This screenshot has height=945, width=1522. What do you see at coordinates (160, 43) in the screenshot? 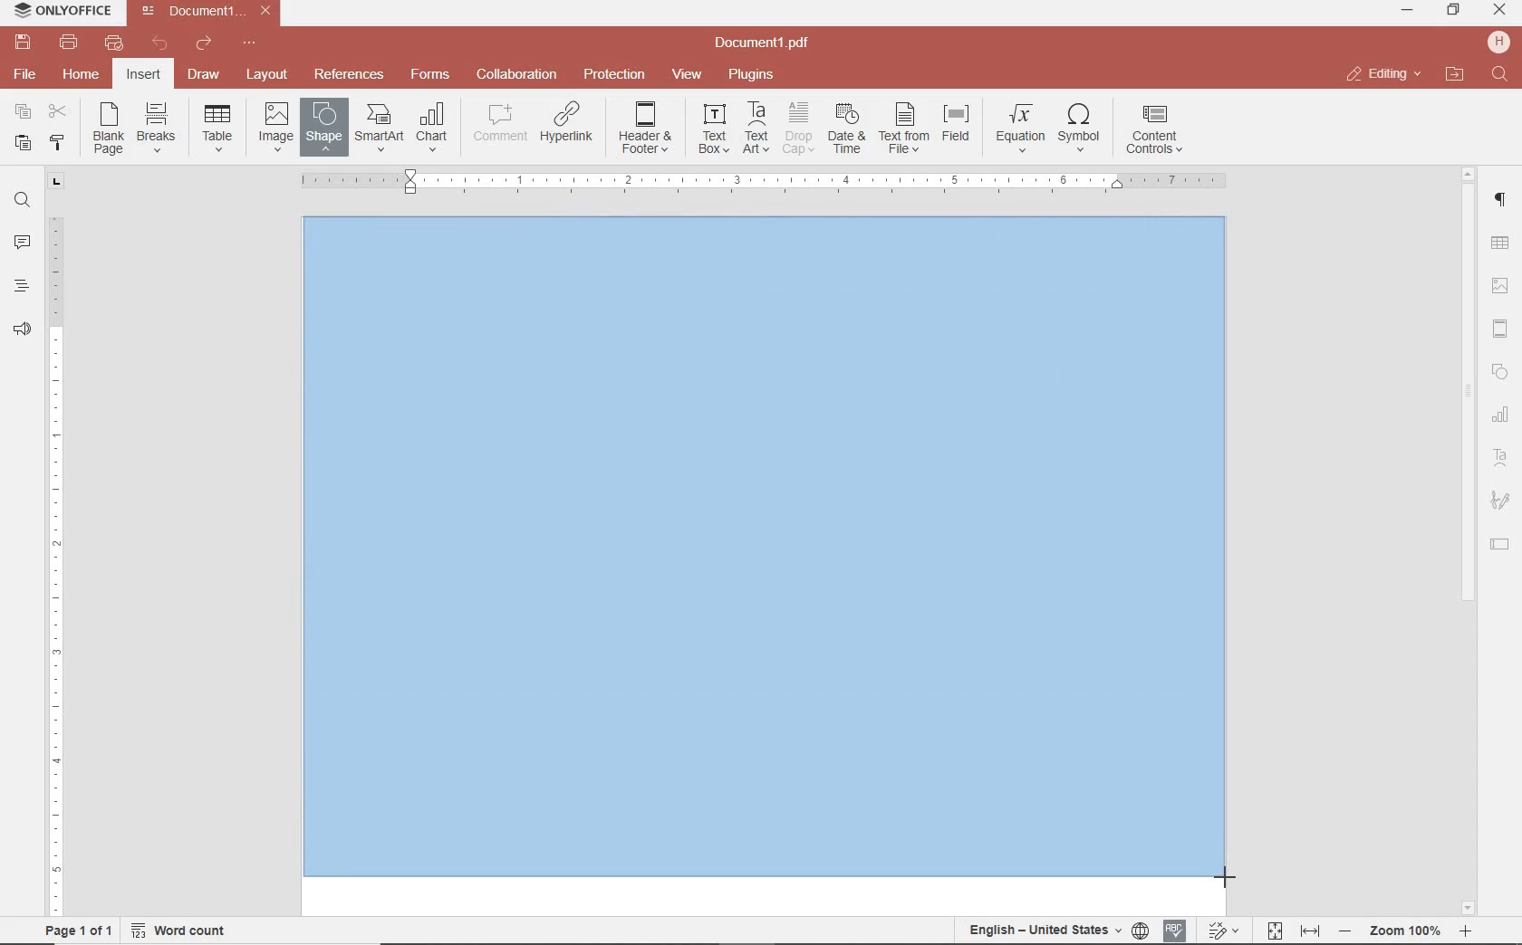
I see `undo` at bounding box center [160, 43].